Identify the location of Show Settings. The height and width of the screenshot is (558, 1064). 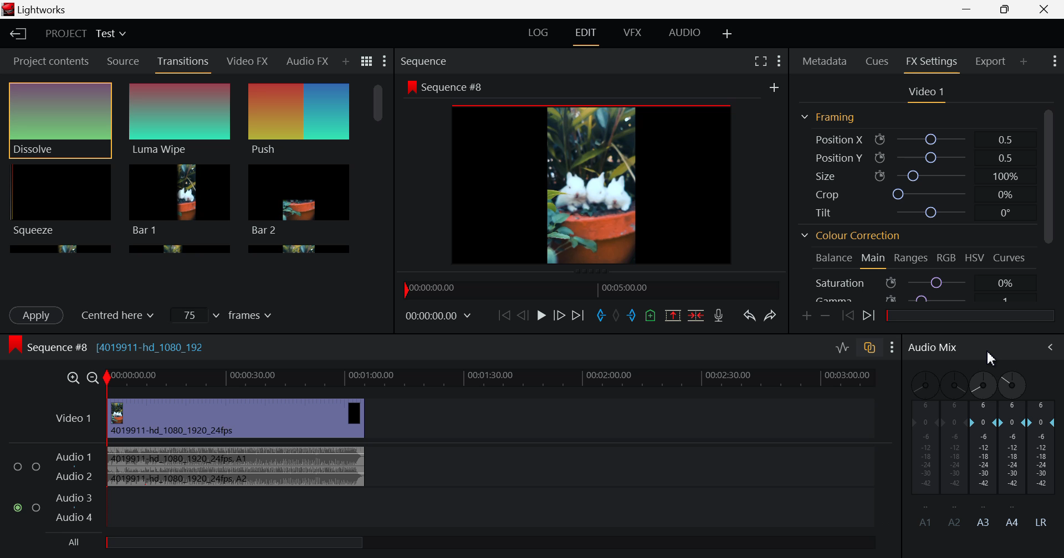
(1054, 63).